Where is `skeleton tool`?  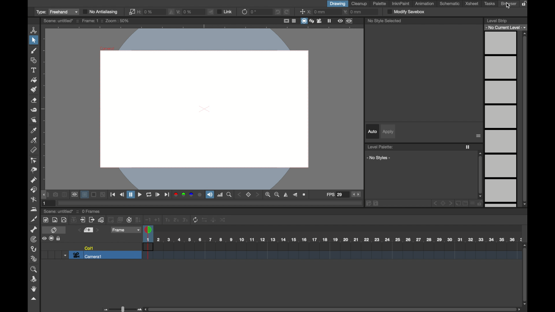
skeleton tool is located at coordinates (34, 229).